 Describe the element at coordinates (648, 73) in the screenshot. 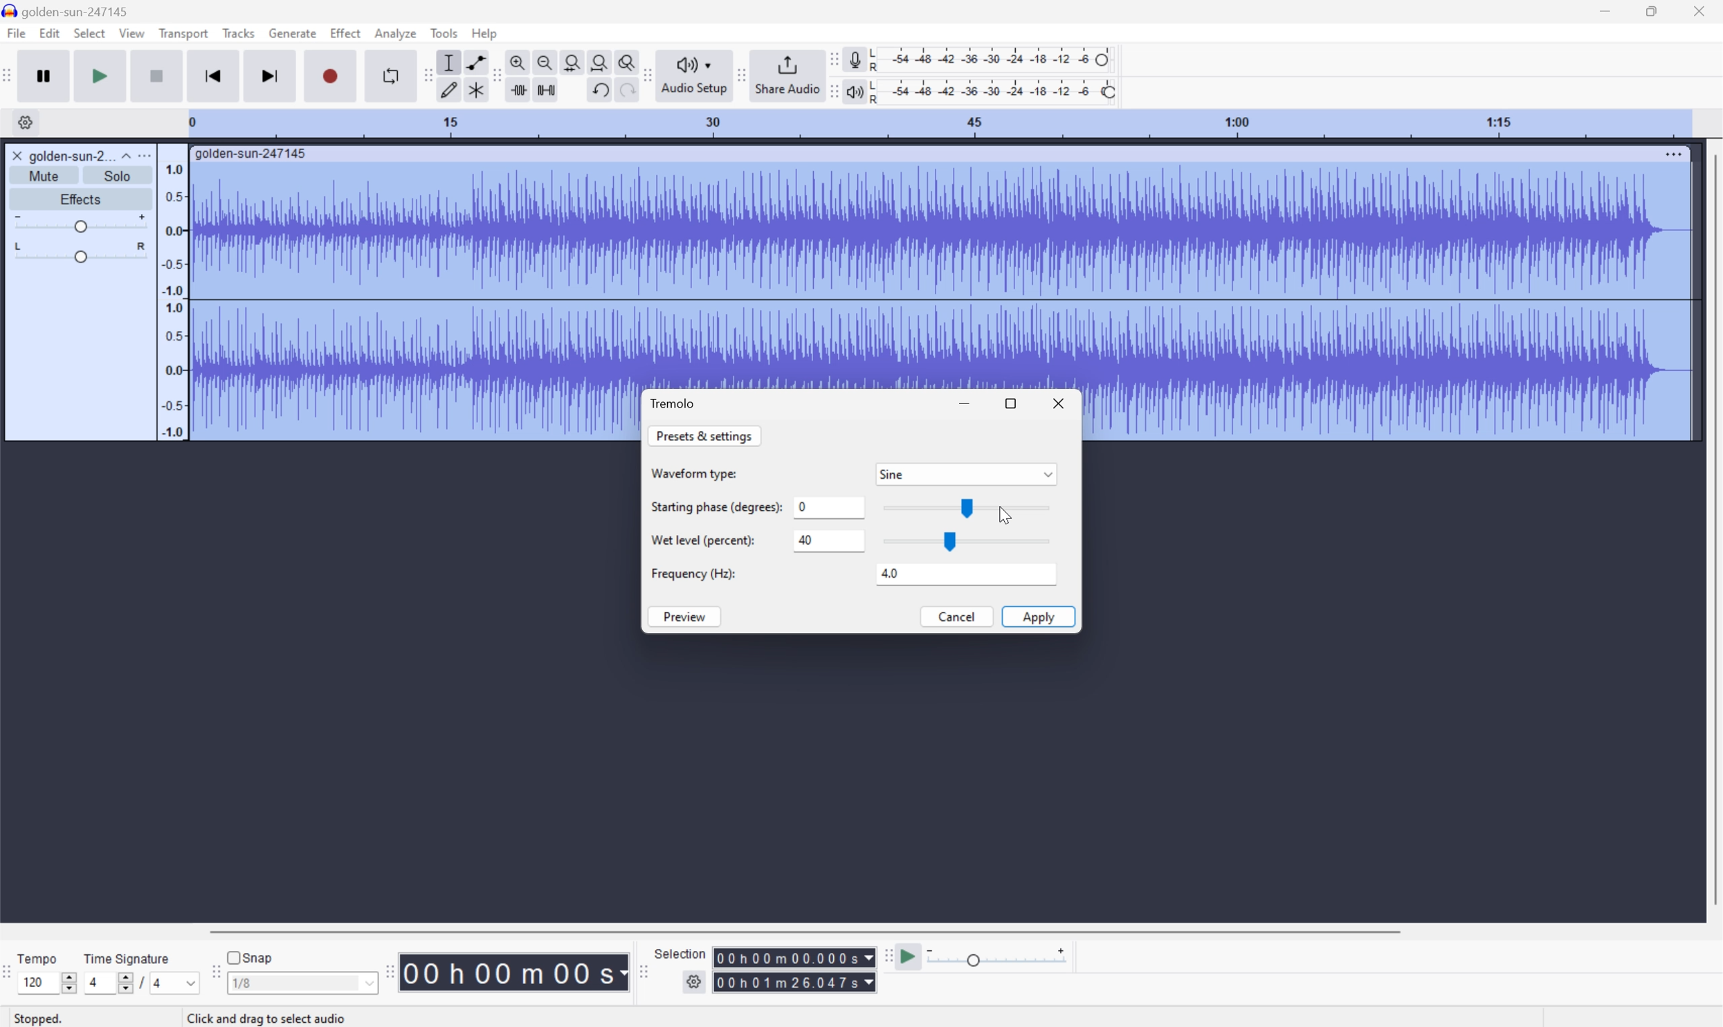

I see `Audacity audio share toolbar` at that location.